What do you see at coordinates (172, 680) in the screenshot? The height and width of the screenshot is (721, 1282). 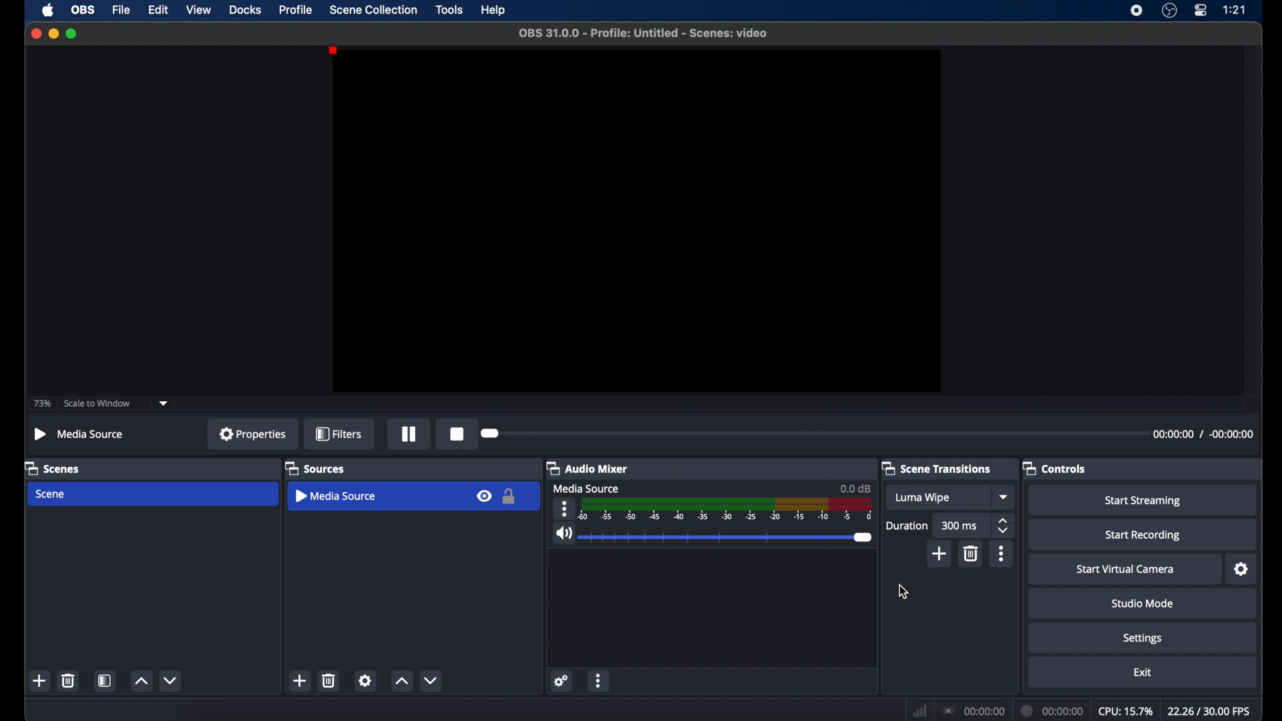 I see `decrement` at bounding box center [172, 680].